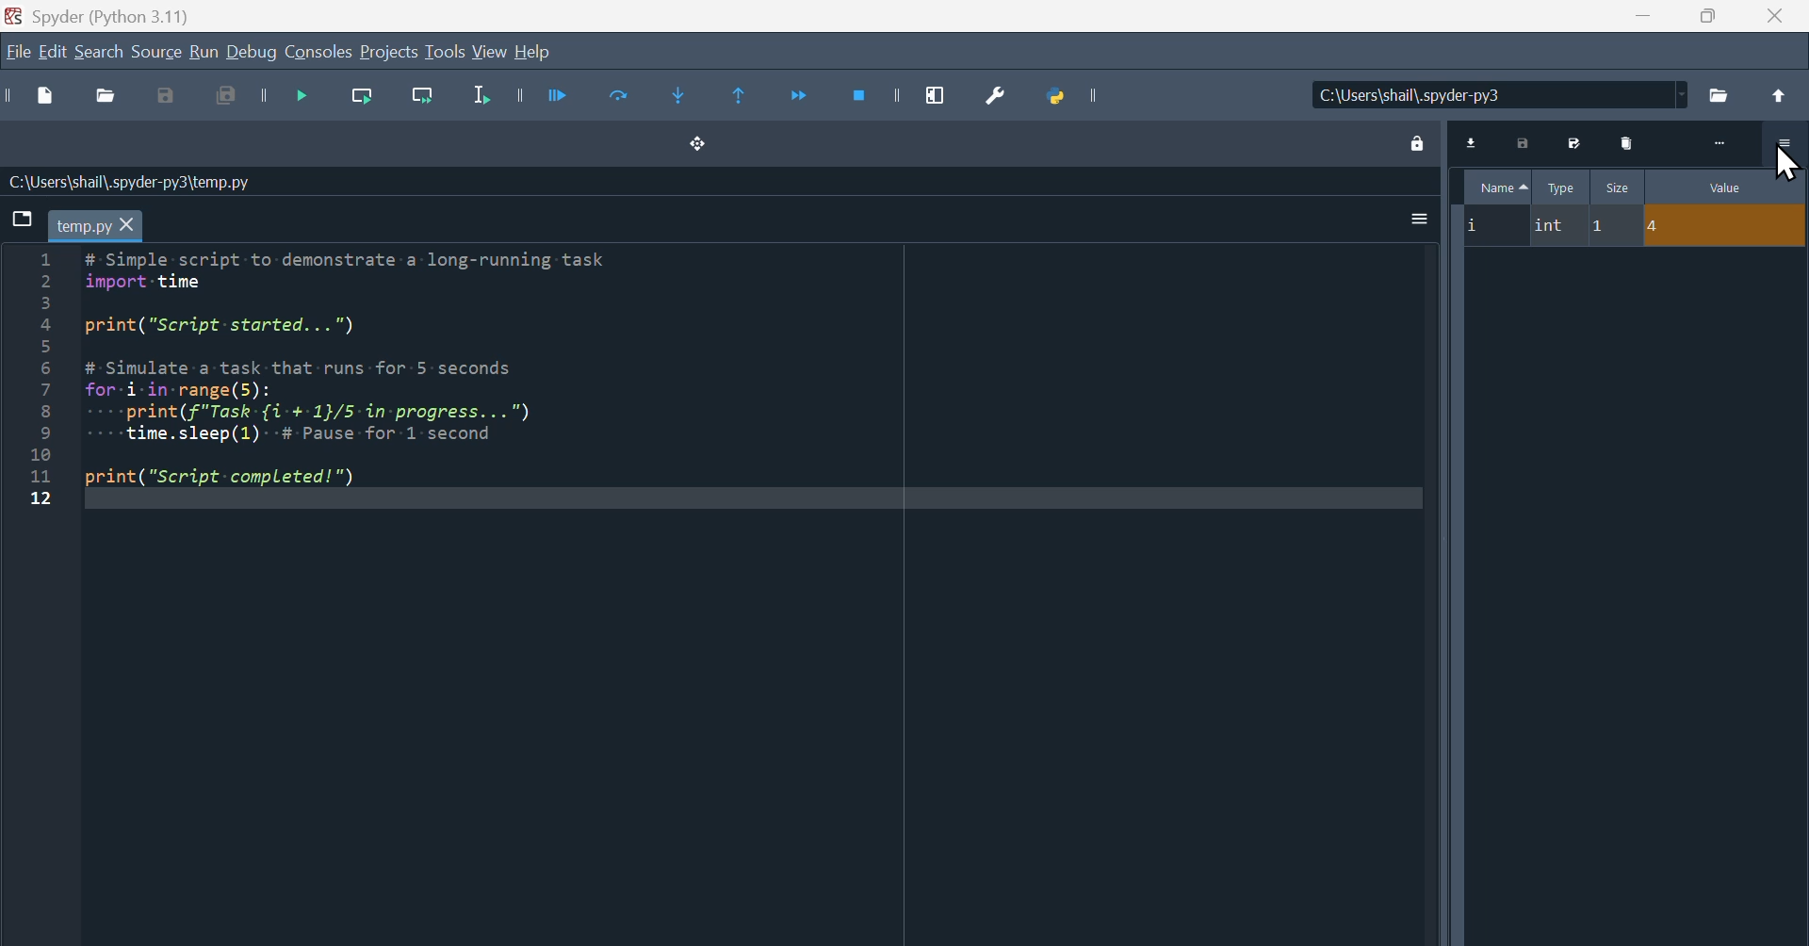 The image size is (1809, 946). Describe the element at coordinates (1775, 16) in the screenshot. I see `Close` at that location.